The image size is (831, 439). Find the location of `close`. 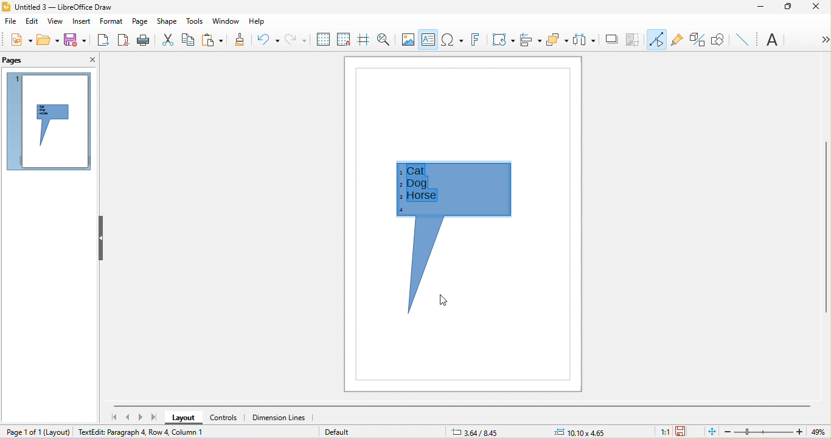

close is located at coordinates (89, 58).